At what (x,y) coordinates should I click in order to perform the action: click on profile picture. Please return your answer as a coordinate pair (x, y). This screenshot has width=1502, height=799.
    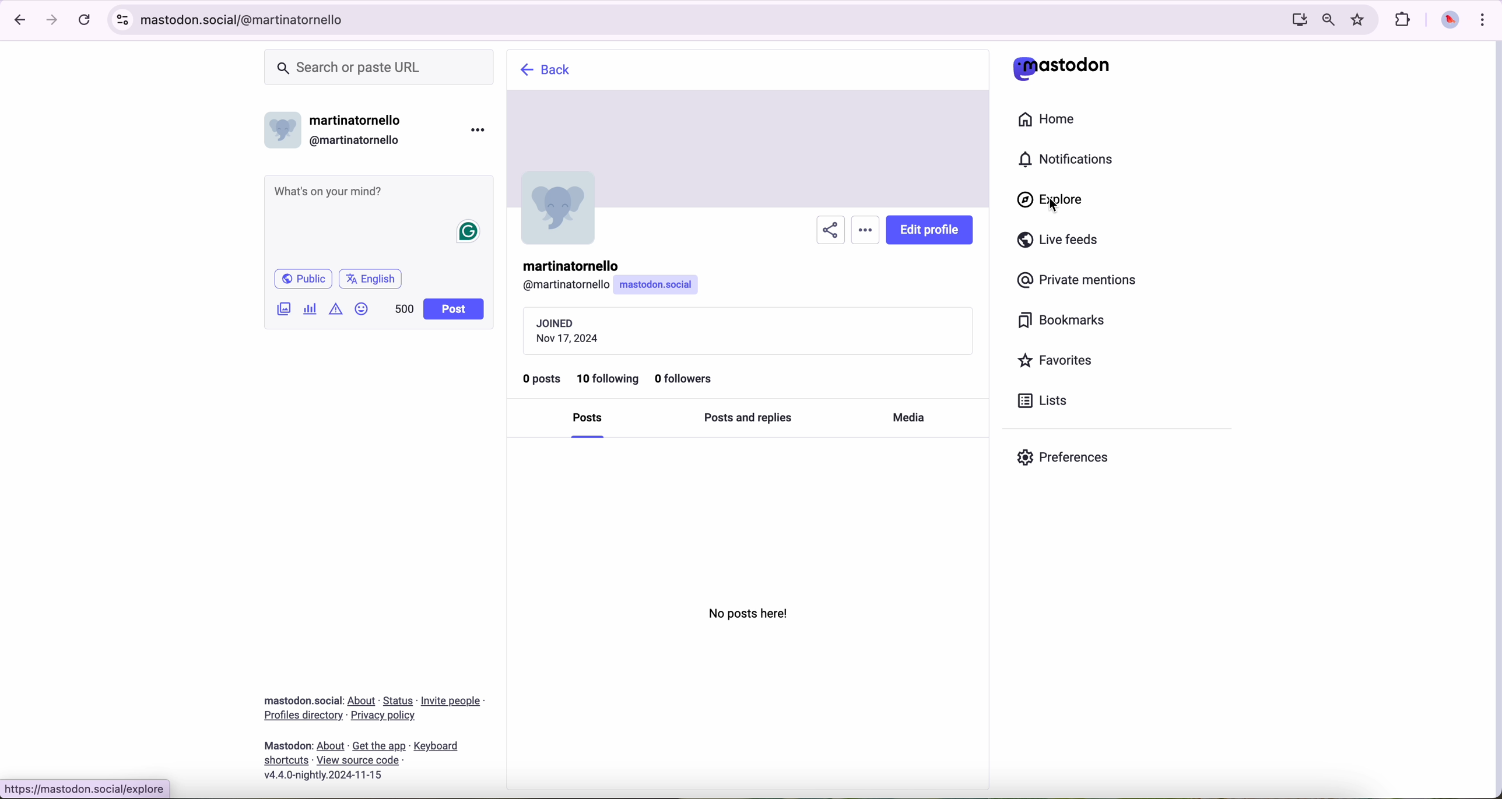
    Looking at the image, I should click on (1450, 22).